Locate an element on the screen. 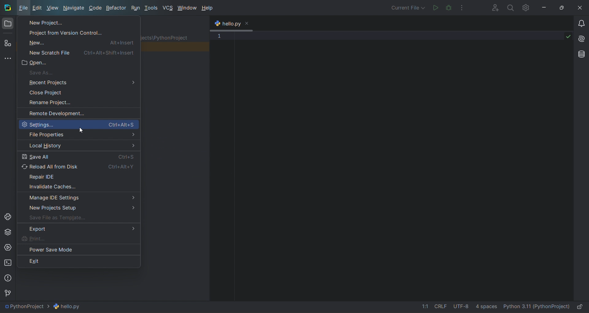 Image resolution: width=589 pixels, height=313 pixels. minimize is located at coordinates (546, 7).